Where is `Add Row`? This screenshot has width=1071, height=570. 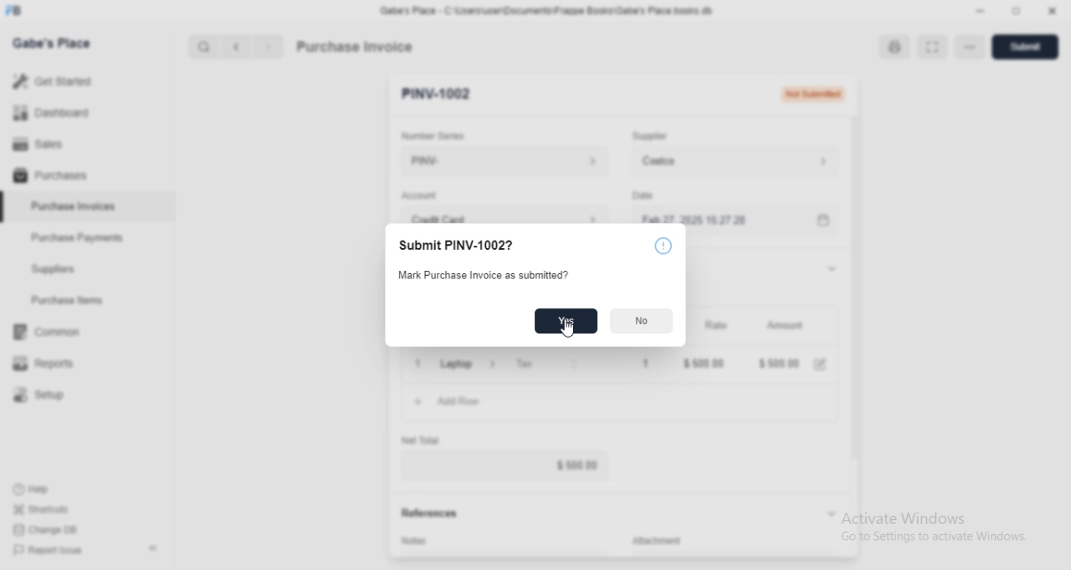 Add Row is located at coordinates (620, 402).